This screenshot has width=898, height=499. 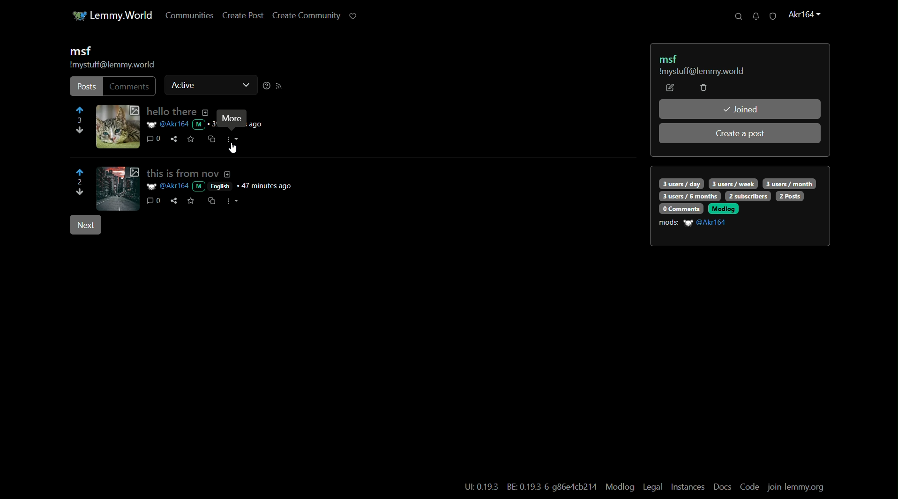 I want to click on downvote, so click(x=81, y=193).